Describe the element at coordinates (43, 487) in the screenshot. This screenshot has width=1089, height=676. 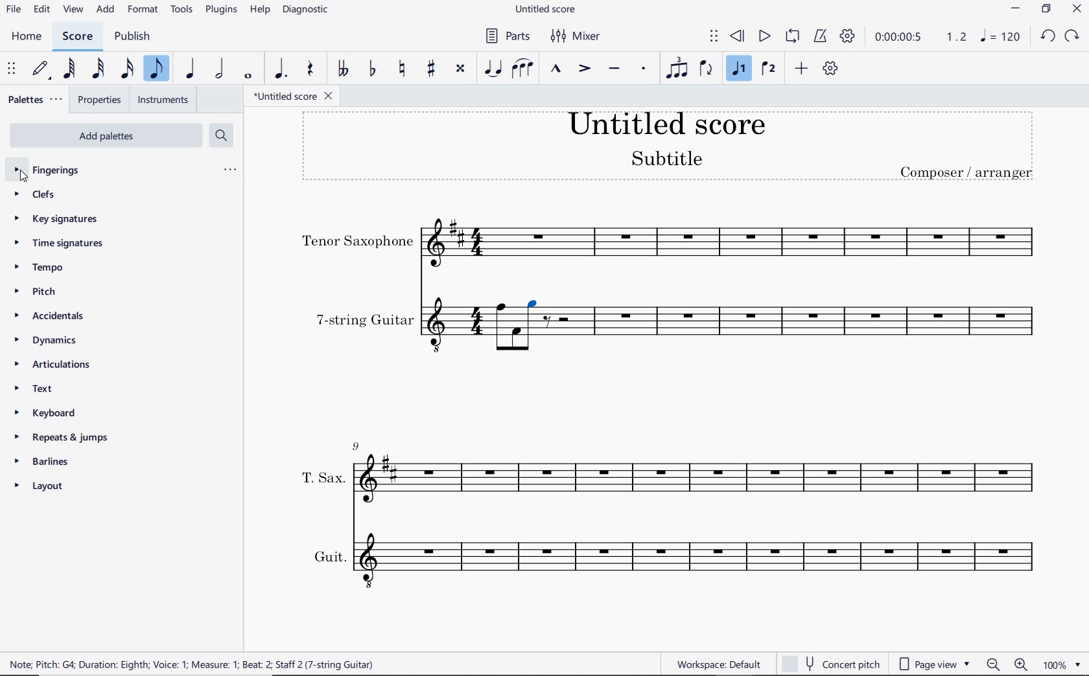
I see `LAYOUT` at that location.